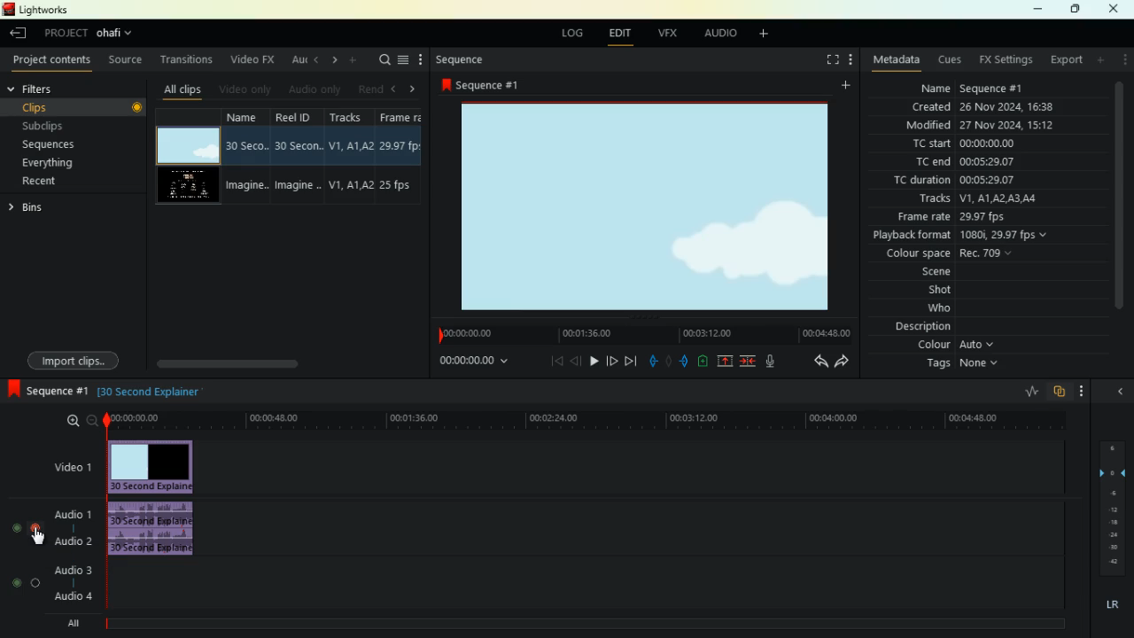  What do you see at coordinates (82, 108) in the screenshot?
I see `clips` at bounding box center [82, 108].